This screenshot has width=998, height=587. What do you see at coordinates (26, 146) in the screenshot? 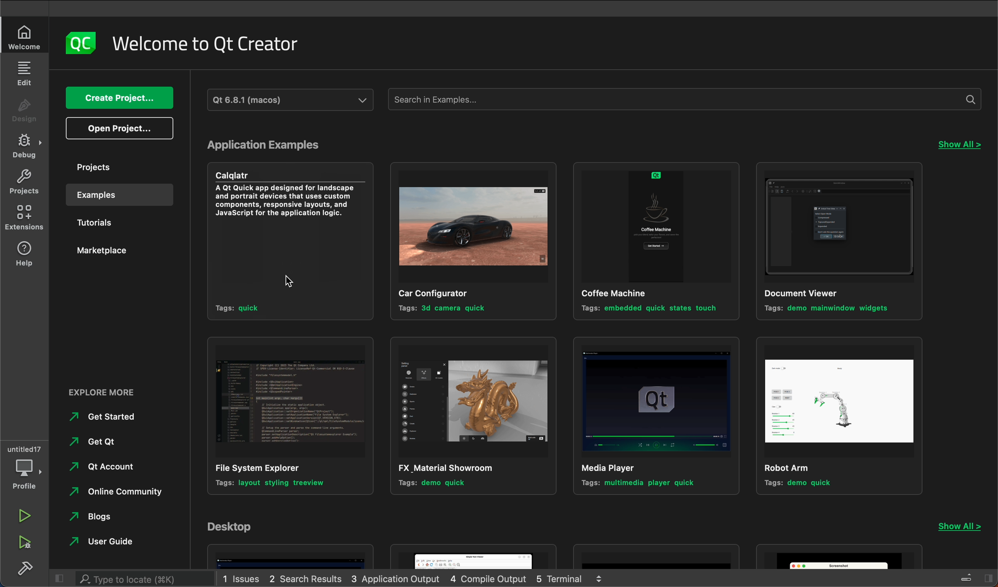
I see `debug` at bounding box center [26, 146].